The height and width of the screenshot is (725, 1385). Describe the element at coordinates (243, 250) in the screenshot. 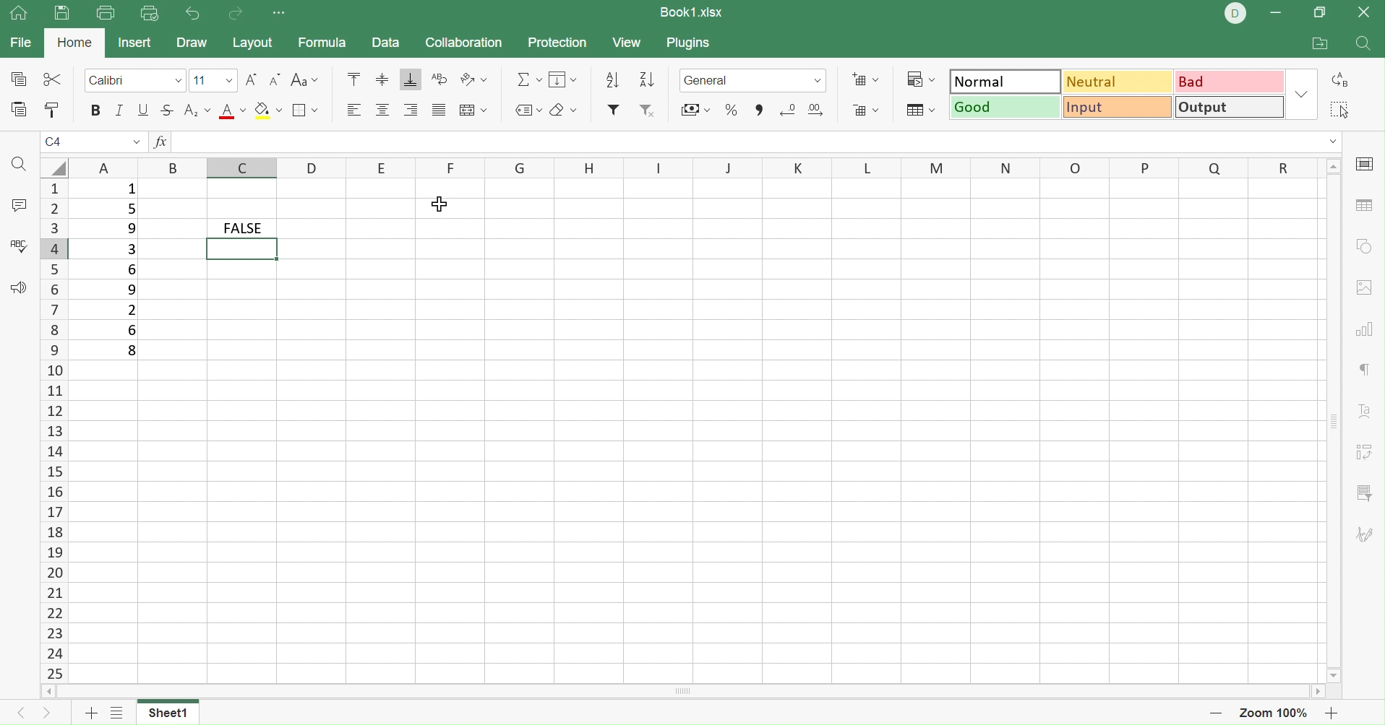

I see `box` at that location.